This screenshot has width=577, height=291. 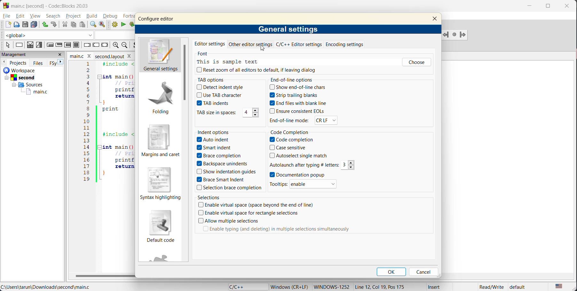 I want to click on new, so click(x=6, y=25).